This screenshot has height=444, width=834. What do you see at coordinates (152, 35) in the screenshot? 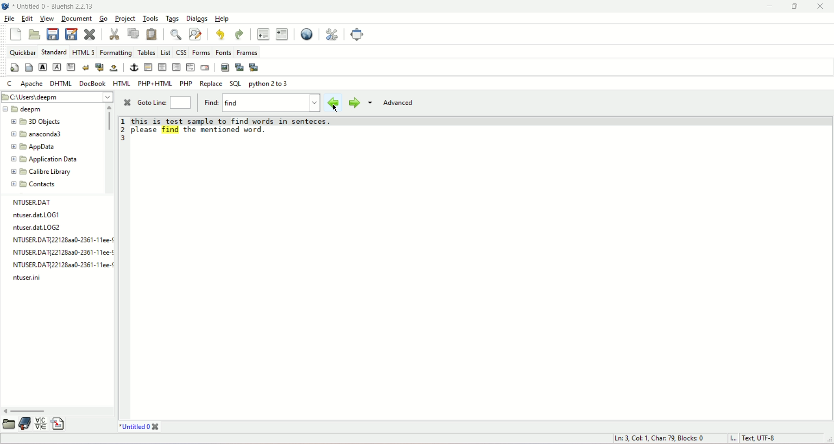
I see `paste` at bounding box center [152, 35].